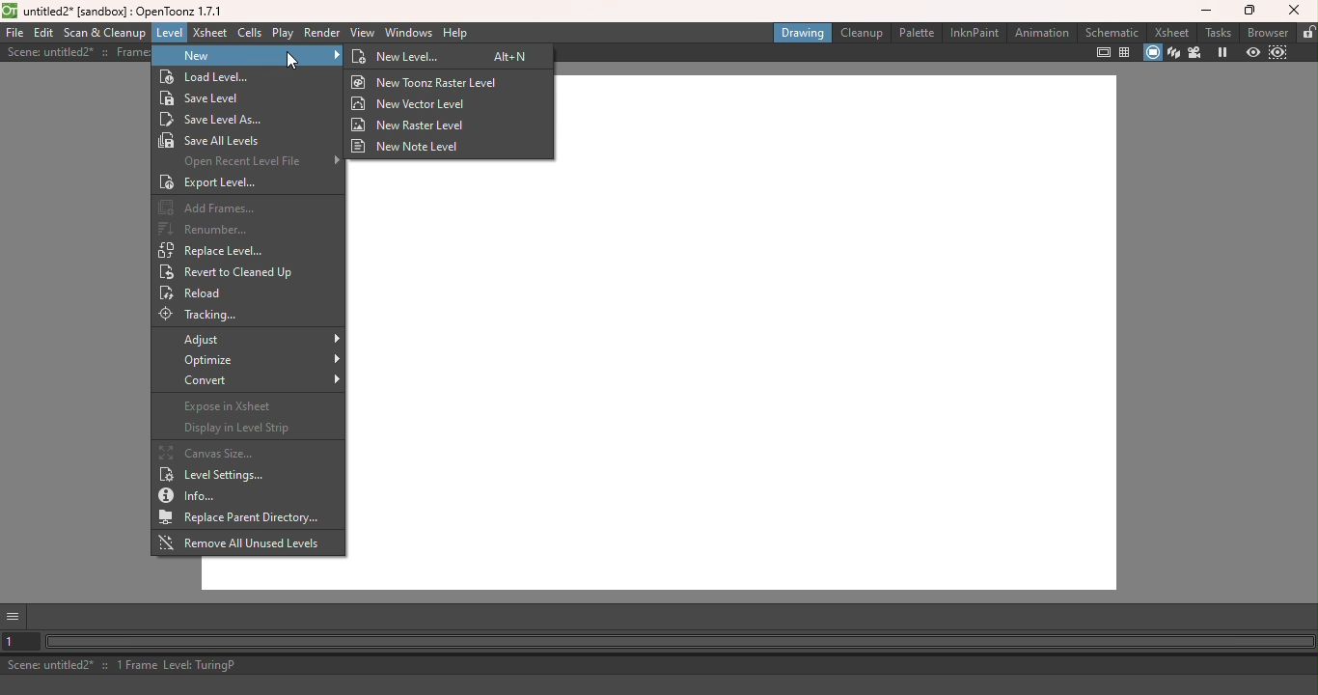 The width and height of the screenshot is (1318, 695). What do you see at coordinates (1267, 32) in the screenshot?
I see `Browser` at bounding box center [1267, 32].